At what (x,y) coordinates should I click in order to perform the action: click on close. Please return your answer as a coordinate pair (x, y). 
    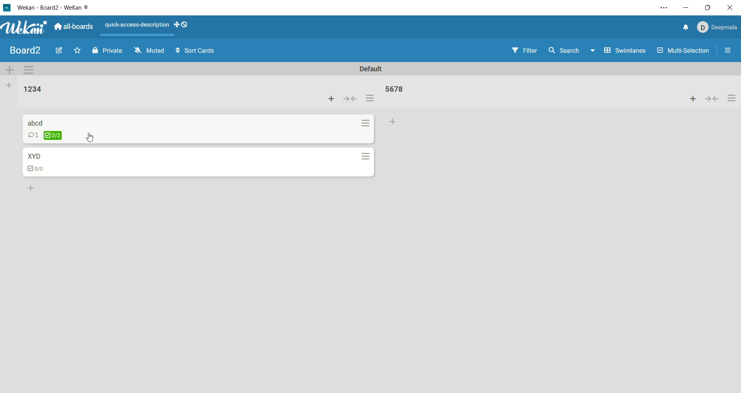
    Looking at the image, I should click on (729, 9).